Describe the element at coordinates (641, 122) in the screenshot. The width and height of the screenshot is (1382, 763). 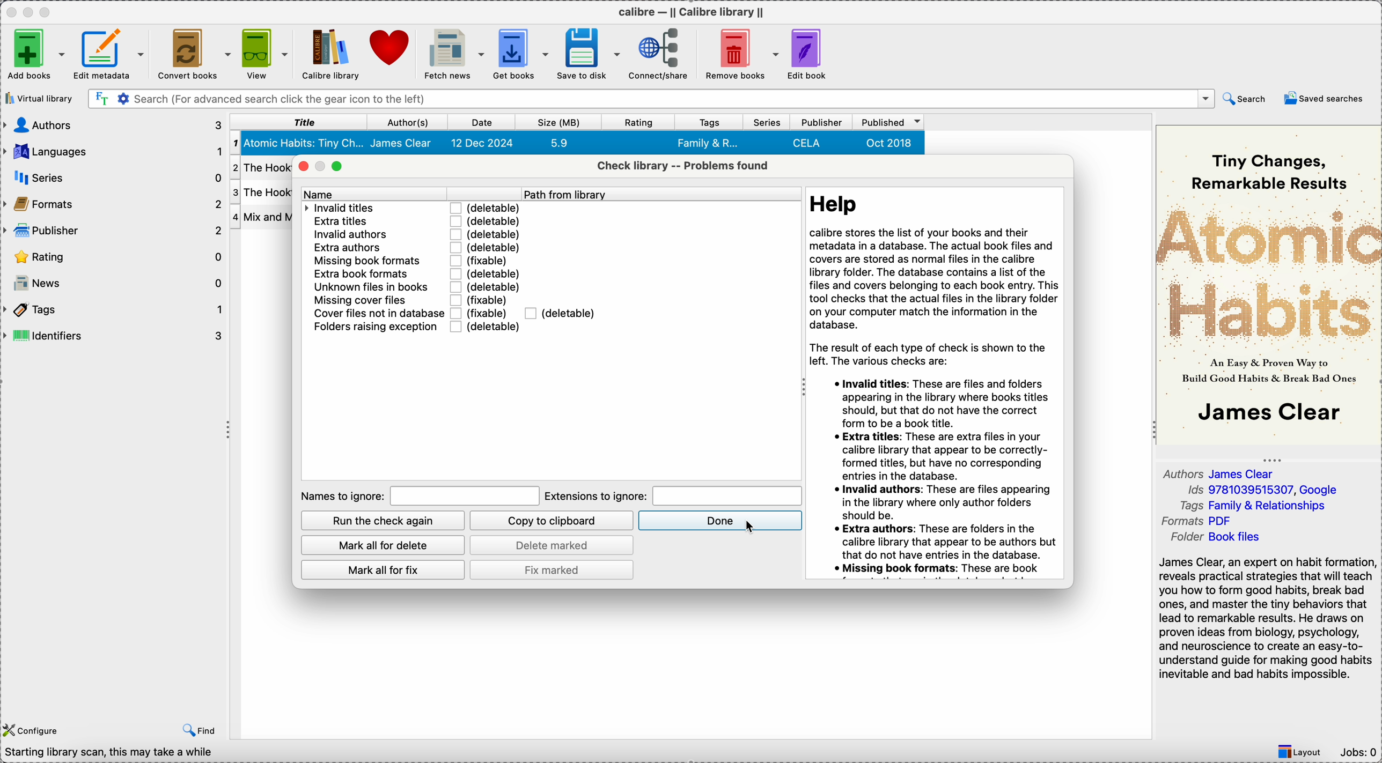
I see `rating` at that location.